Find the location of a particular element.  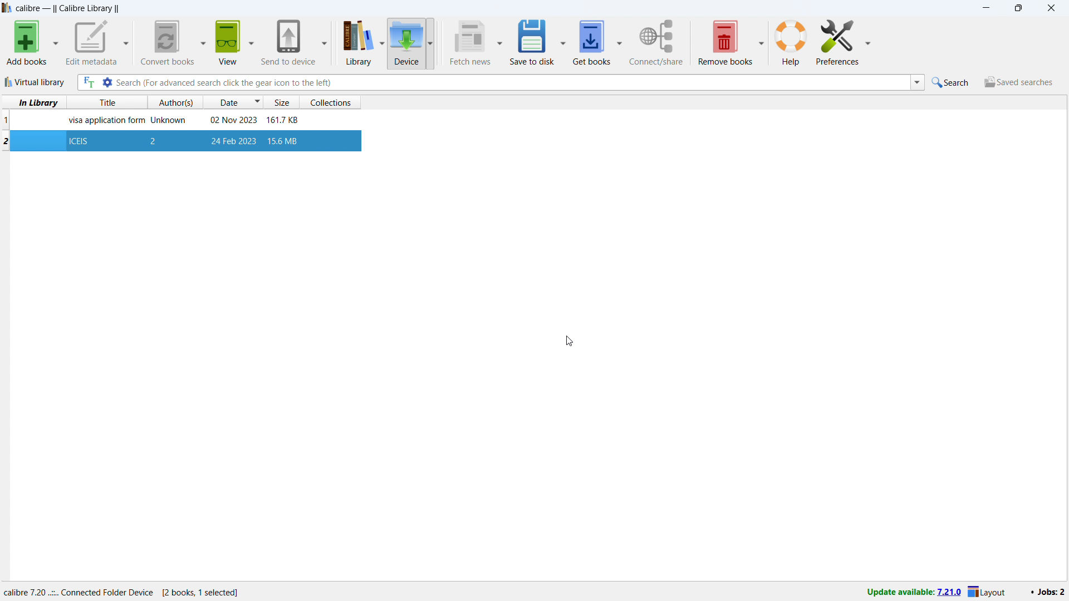

connect/share is located at coordinates (656, 42).